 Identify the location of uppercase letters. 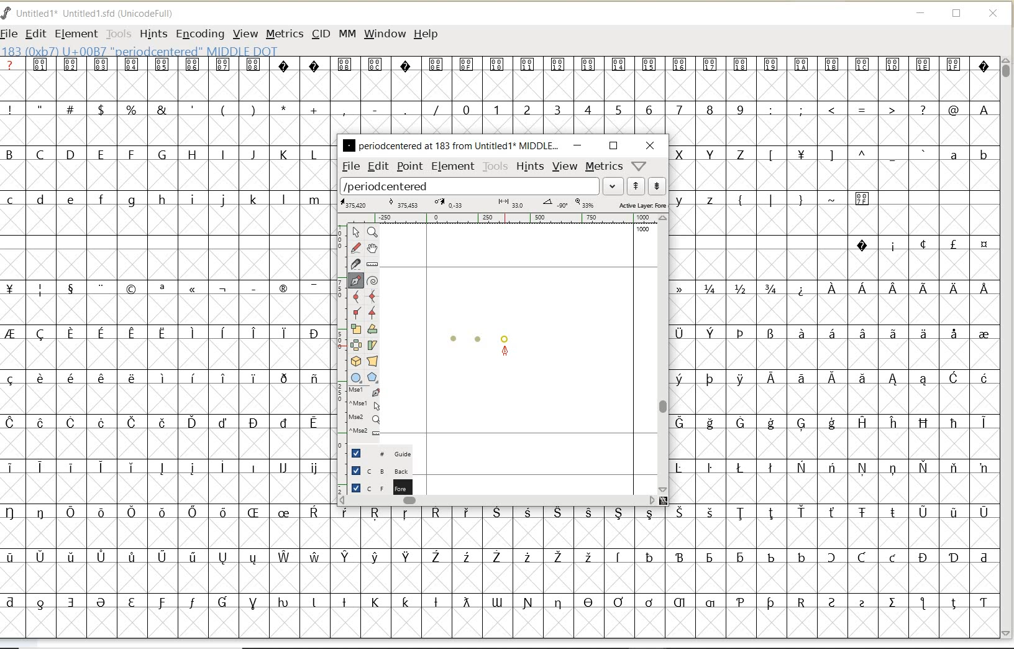
(163, 154).